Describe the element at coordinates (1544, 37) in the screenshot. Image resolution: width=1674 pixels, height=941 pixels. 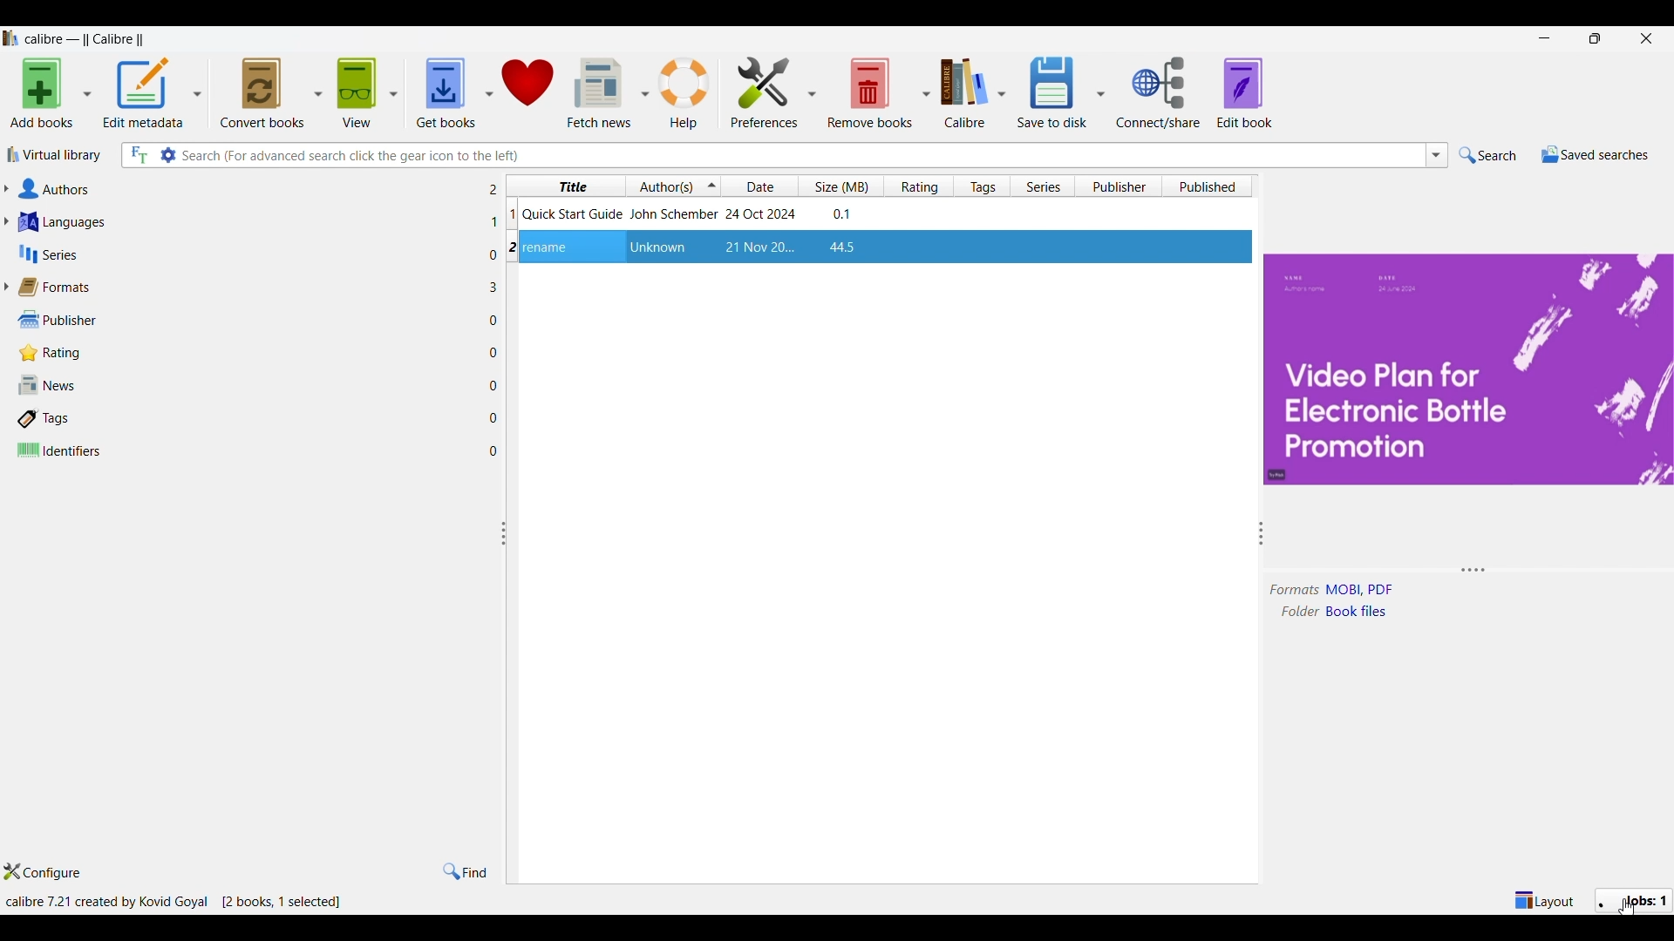
I see `Minimize` at that location.